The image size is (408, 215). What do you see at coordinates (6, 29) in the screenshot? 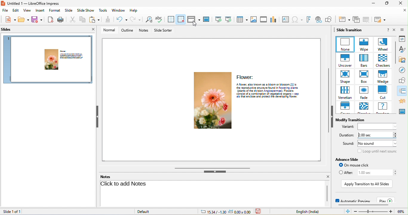
I see `slides` at bounding box center [6, 29].